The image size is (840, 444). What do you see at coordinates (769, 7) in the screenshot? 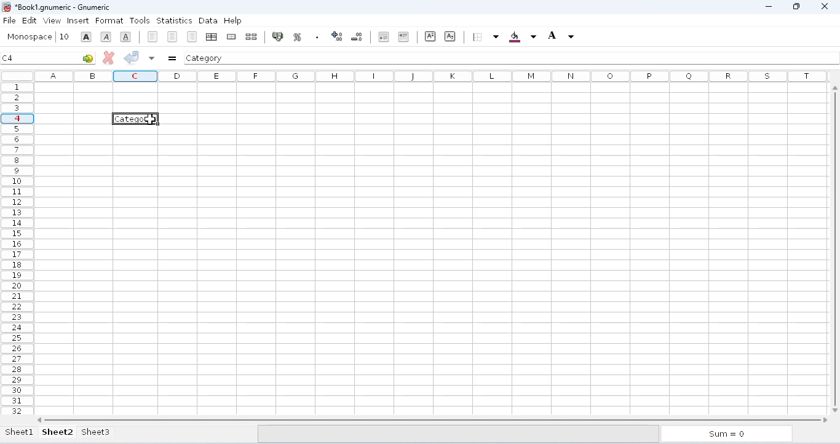
I see `minimize` at bounding box center [769, 7].